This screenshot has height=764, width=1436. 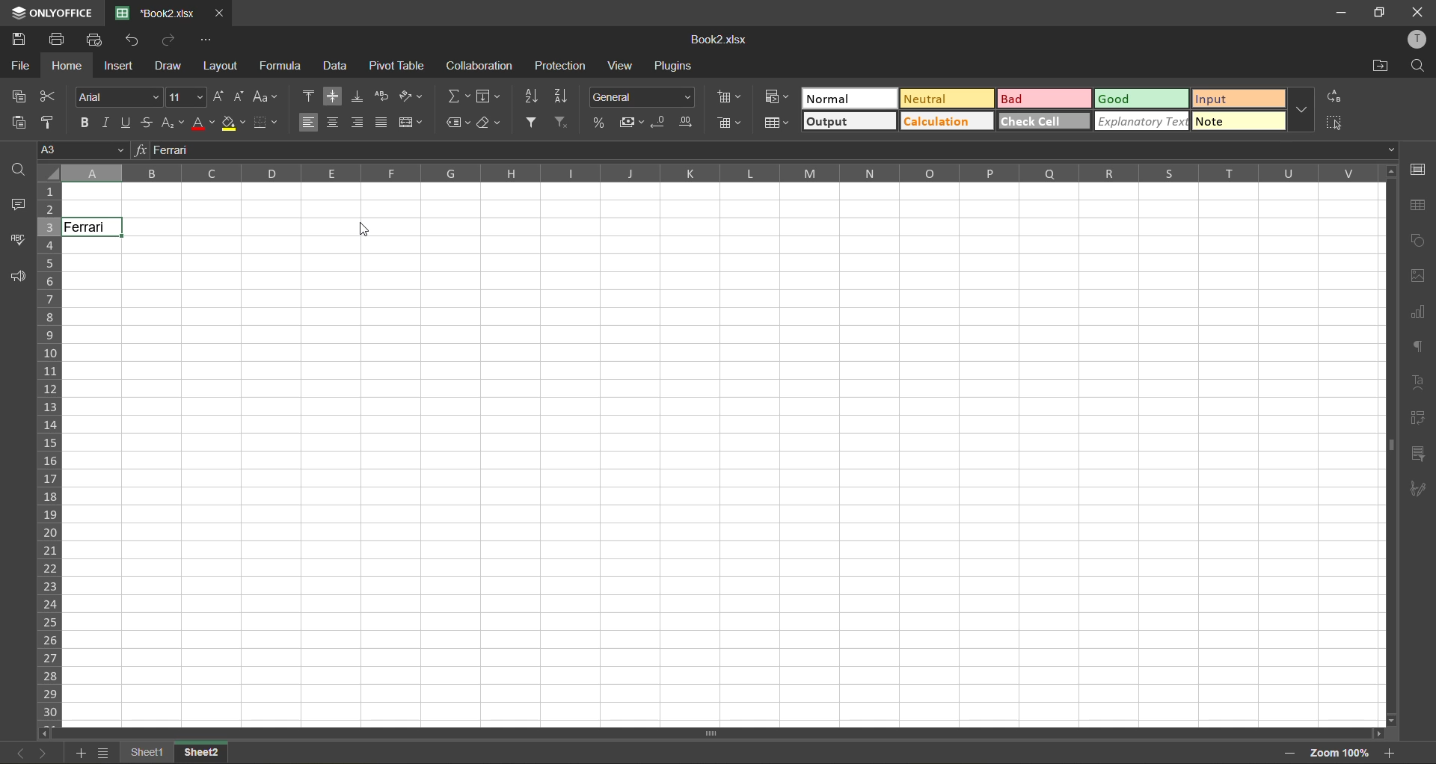 What do you see at coordinates (458, 123) in the screenshot?
I see `named ranges` at bounding box center [458, 123].